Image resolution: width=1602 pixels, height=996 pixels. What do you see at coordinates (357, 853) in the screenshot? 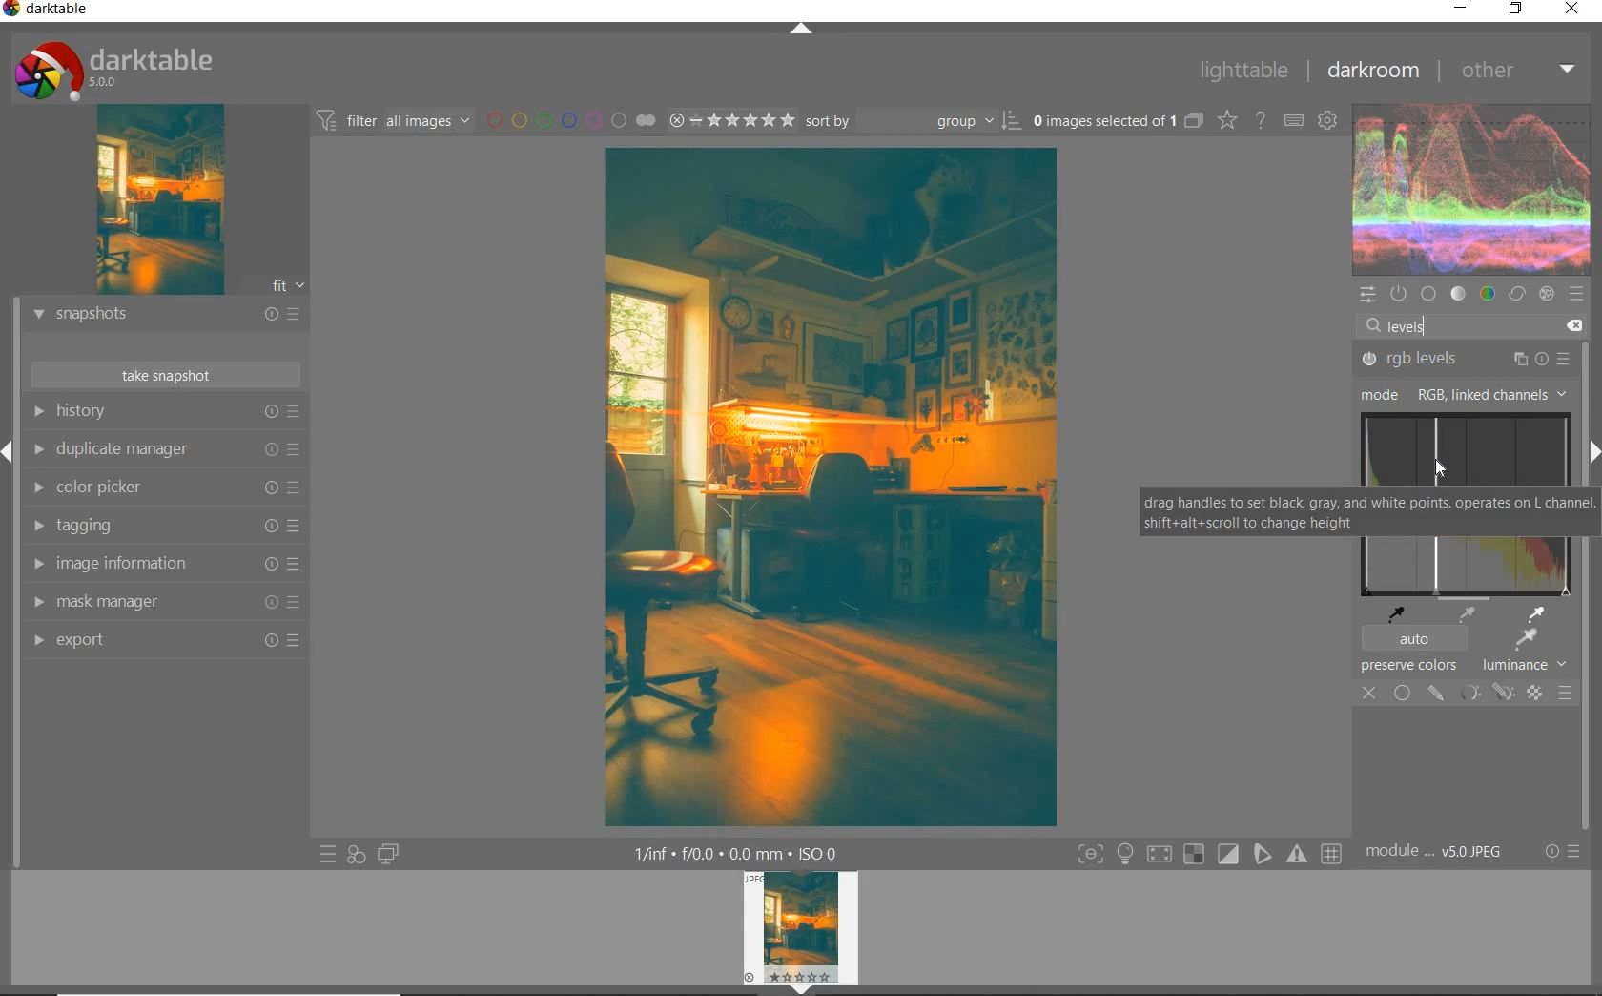
I see `quick access for applying any of your styles` at bounding box center [357, 853].